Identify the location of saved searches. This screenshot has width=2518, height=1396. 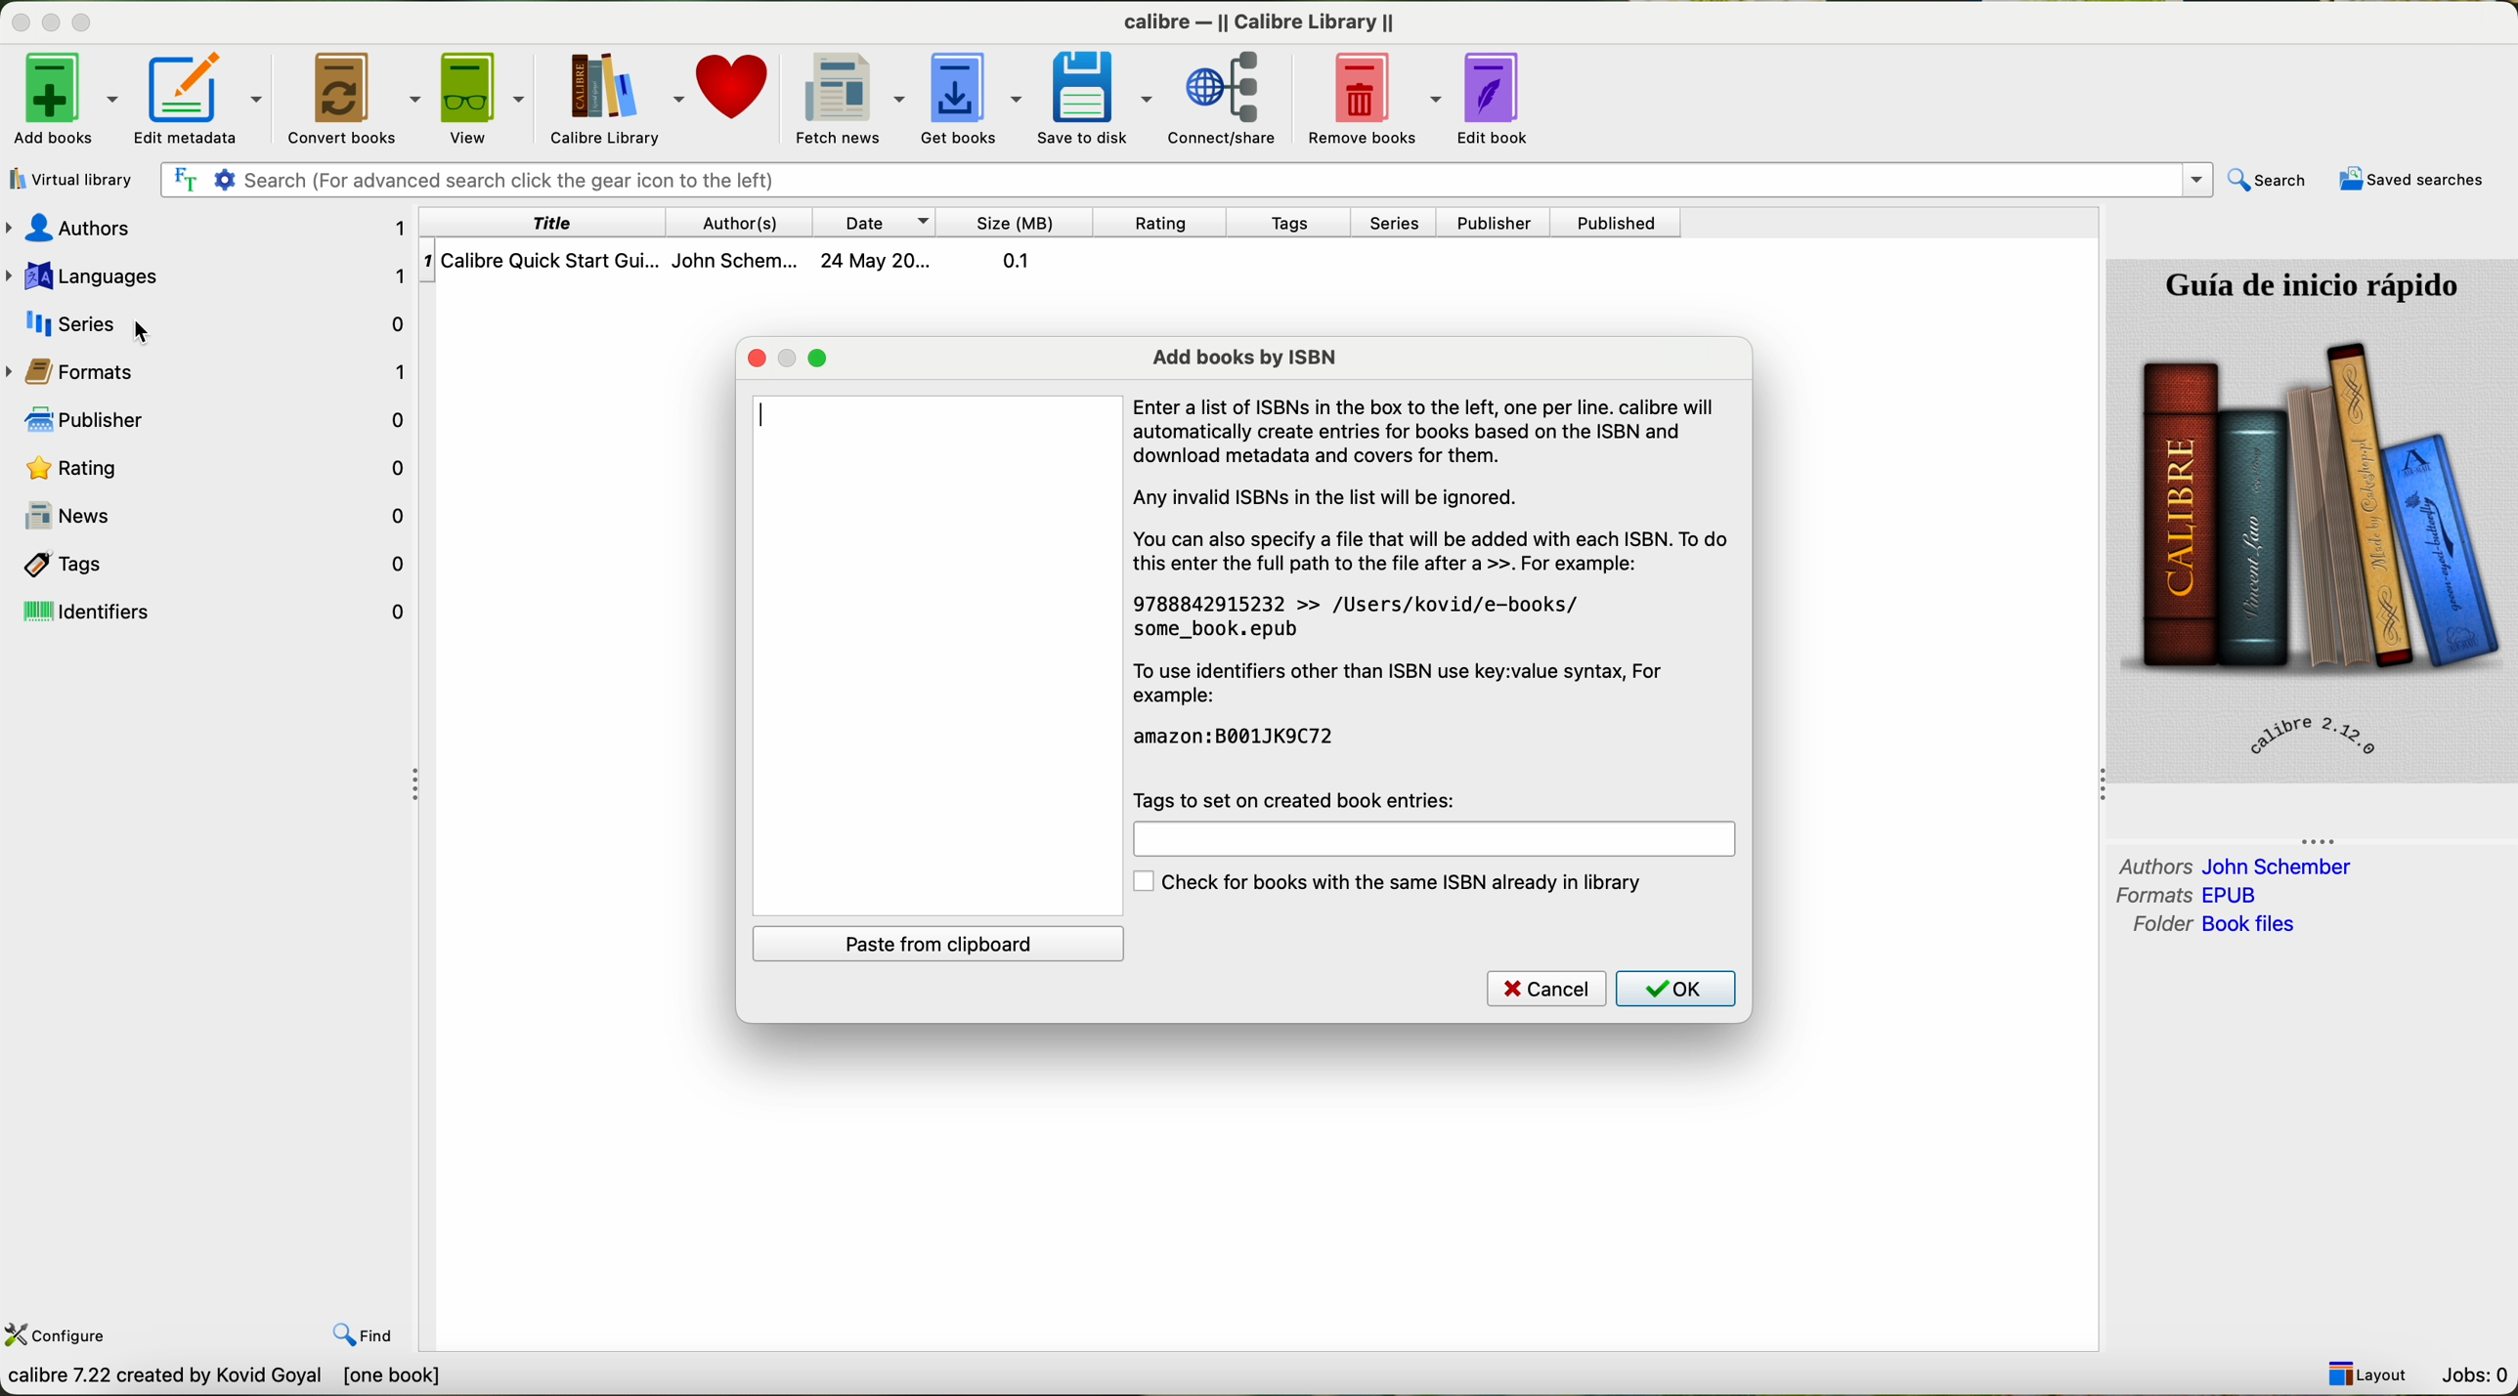
(2409, 182).